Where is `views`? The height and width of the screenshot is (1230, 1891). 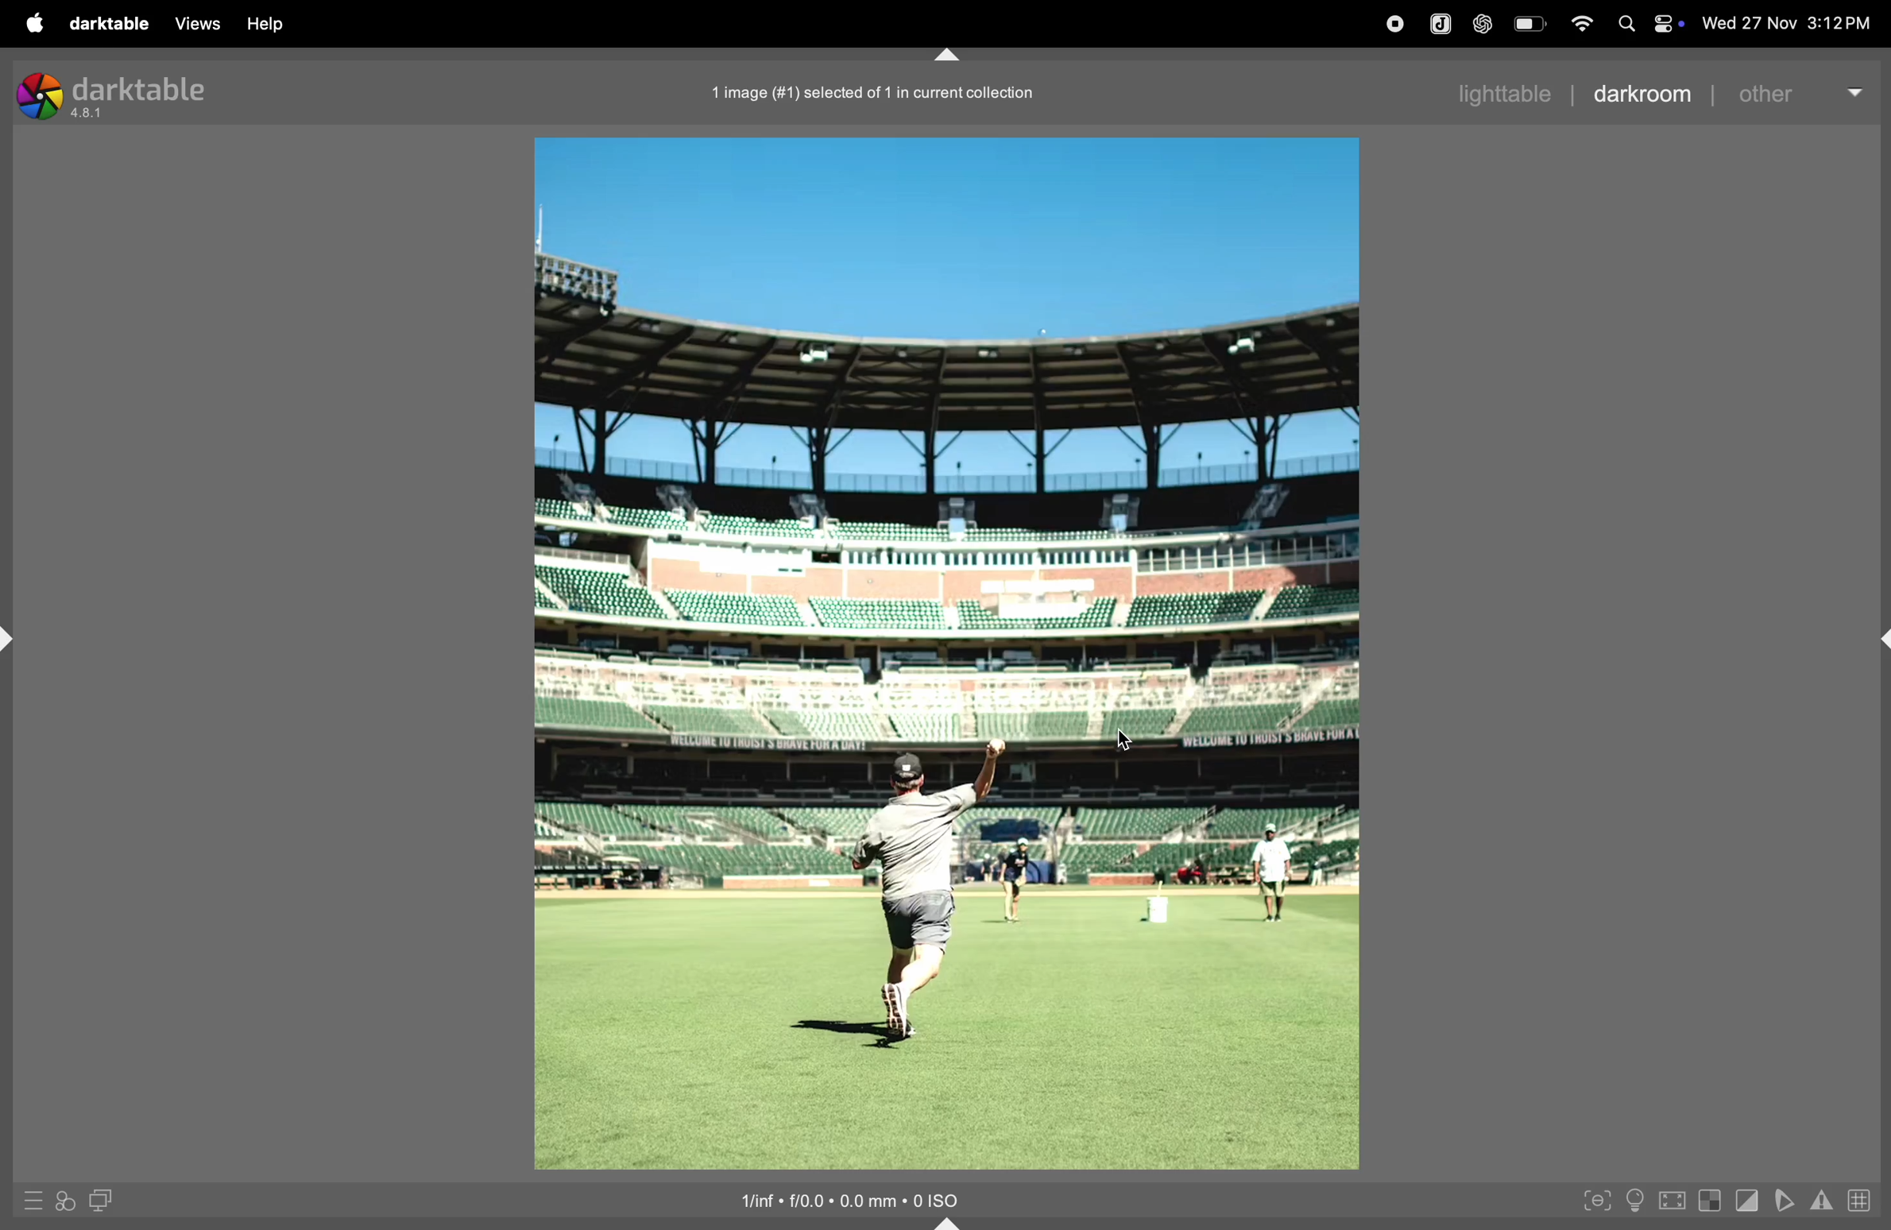 views is located at coordinates (195, 24).